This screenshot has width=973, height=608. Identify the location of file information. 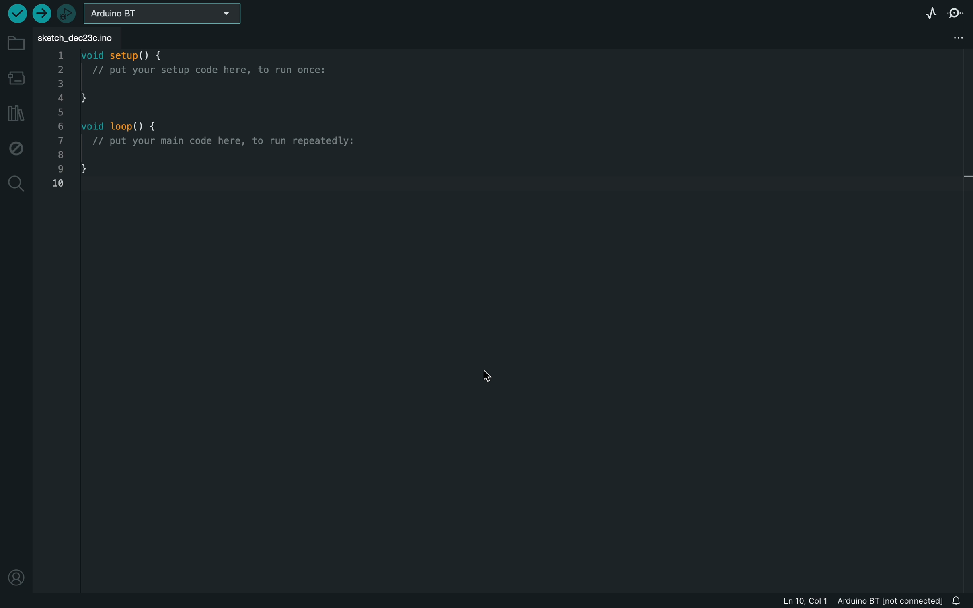
(858, 600).